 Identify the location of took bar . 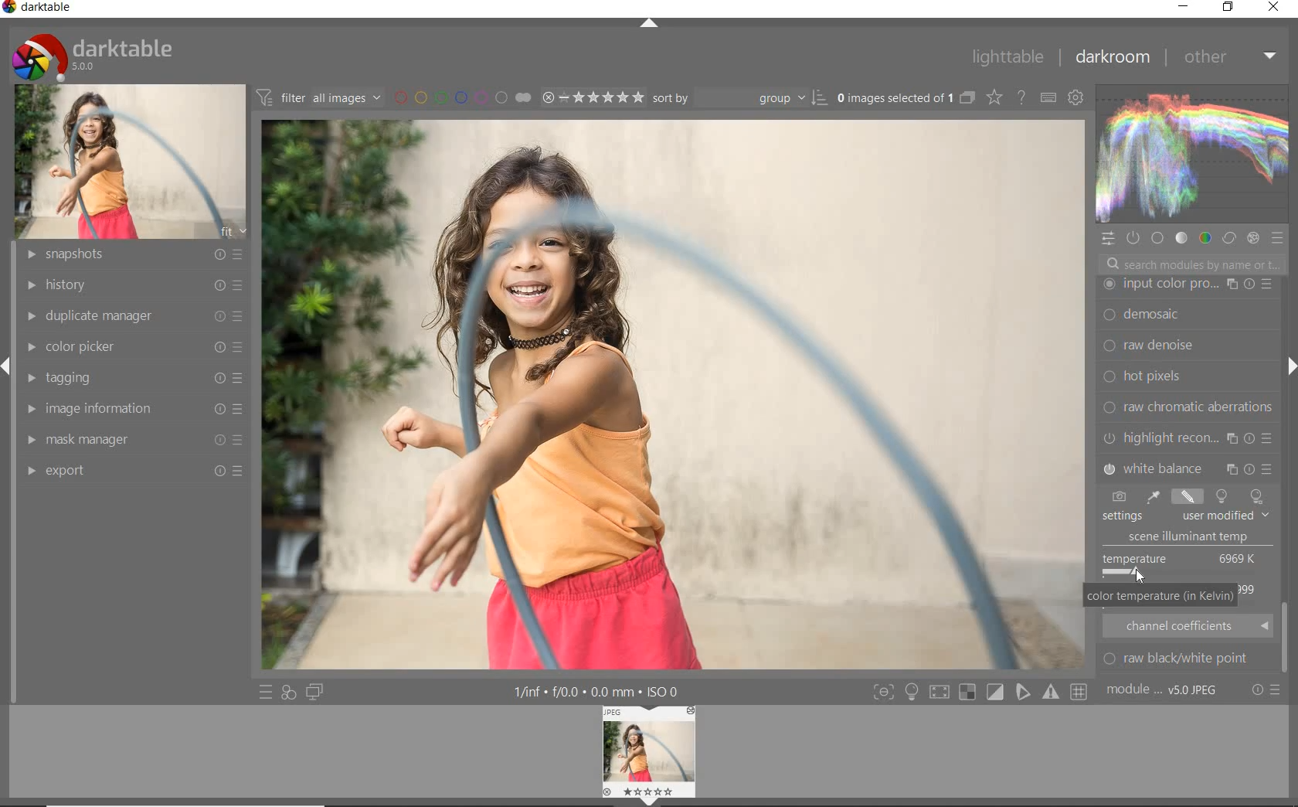
(1287, 639).